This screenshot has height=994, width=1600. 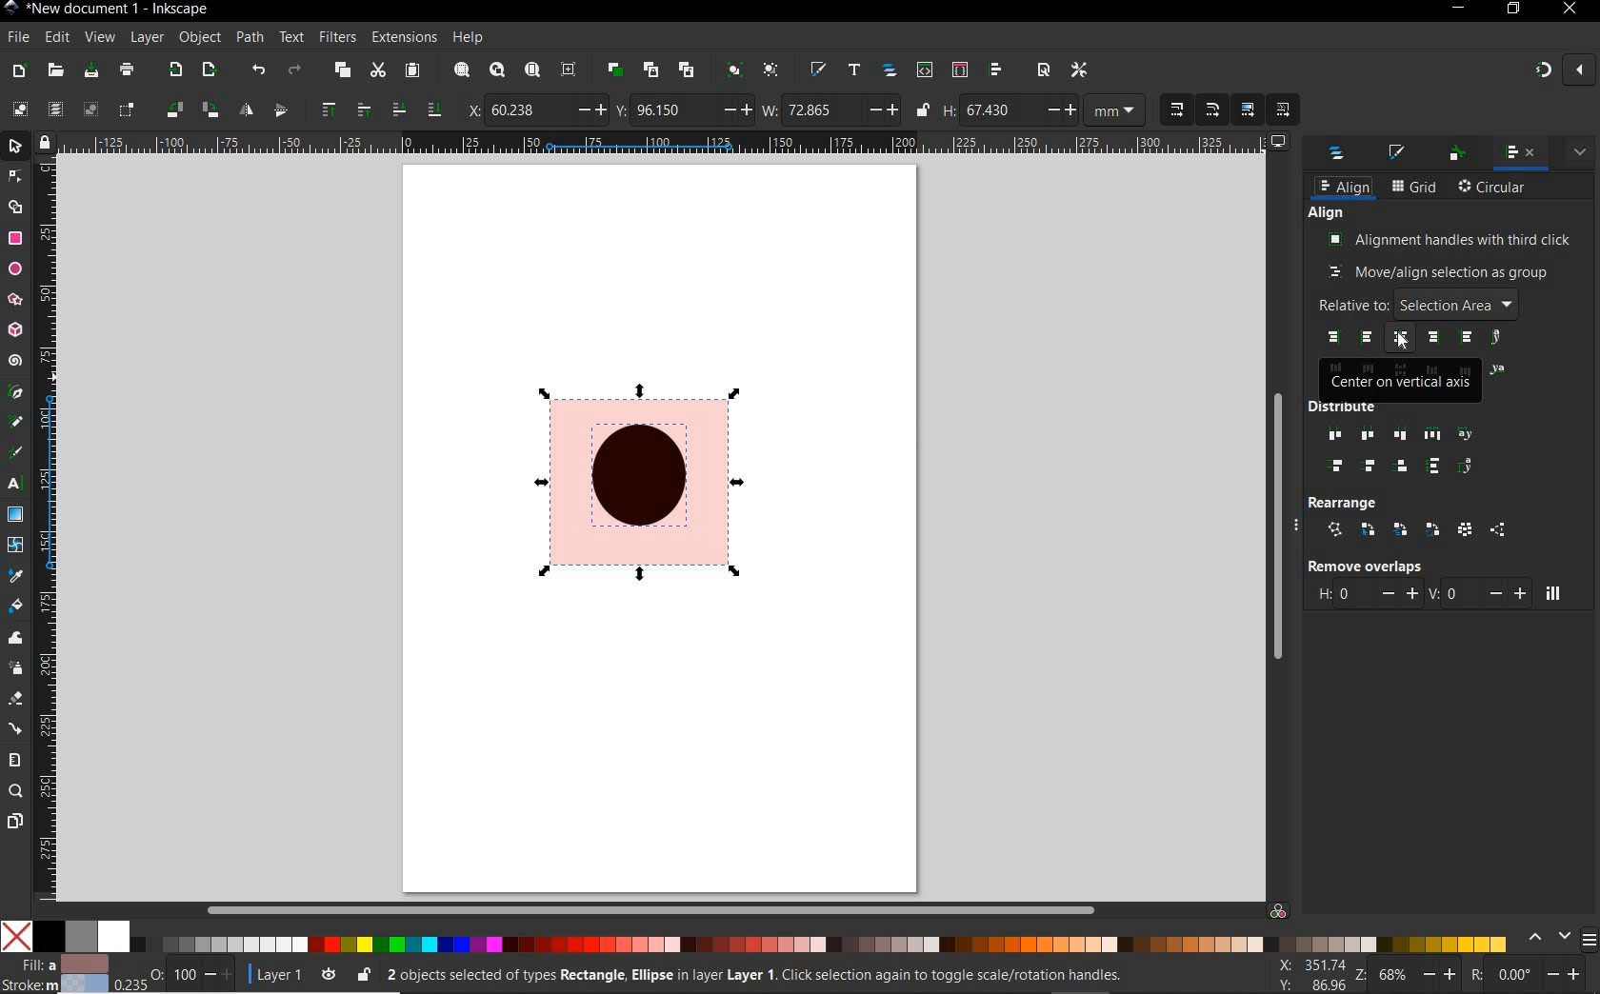 I want to click on open xml editor, so click(x=925, y=70).